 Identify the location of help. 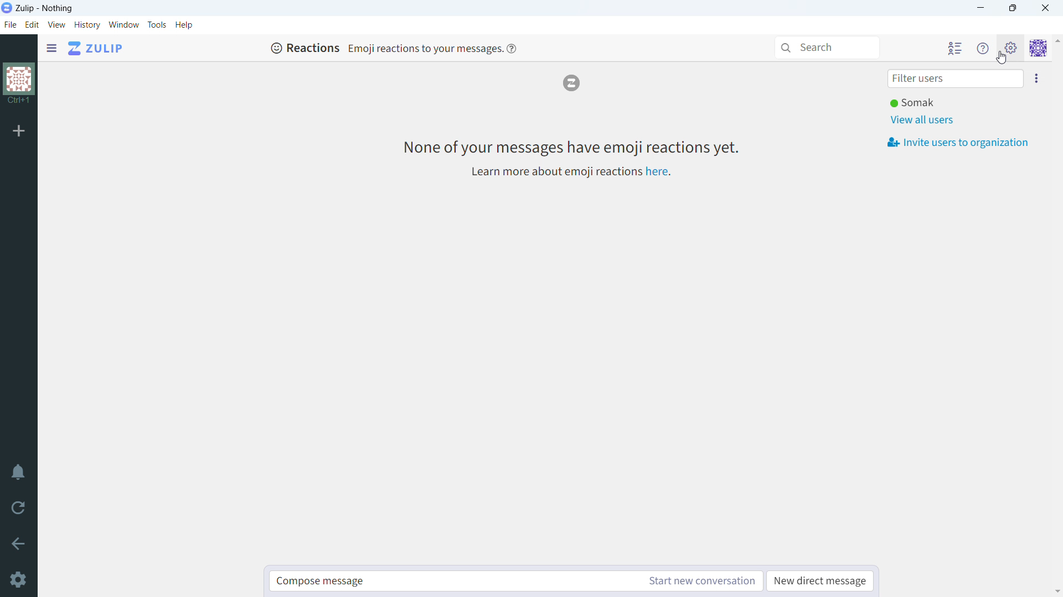
(184, 25).